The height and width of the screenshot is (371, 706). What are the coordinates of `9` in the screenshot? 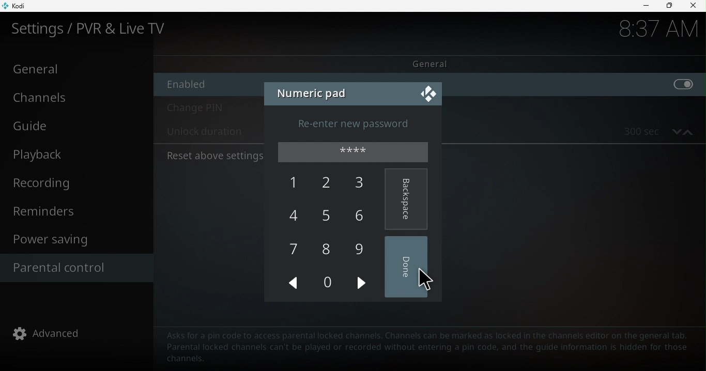 It's located at (361, 248).